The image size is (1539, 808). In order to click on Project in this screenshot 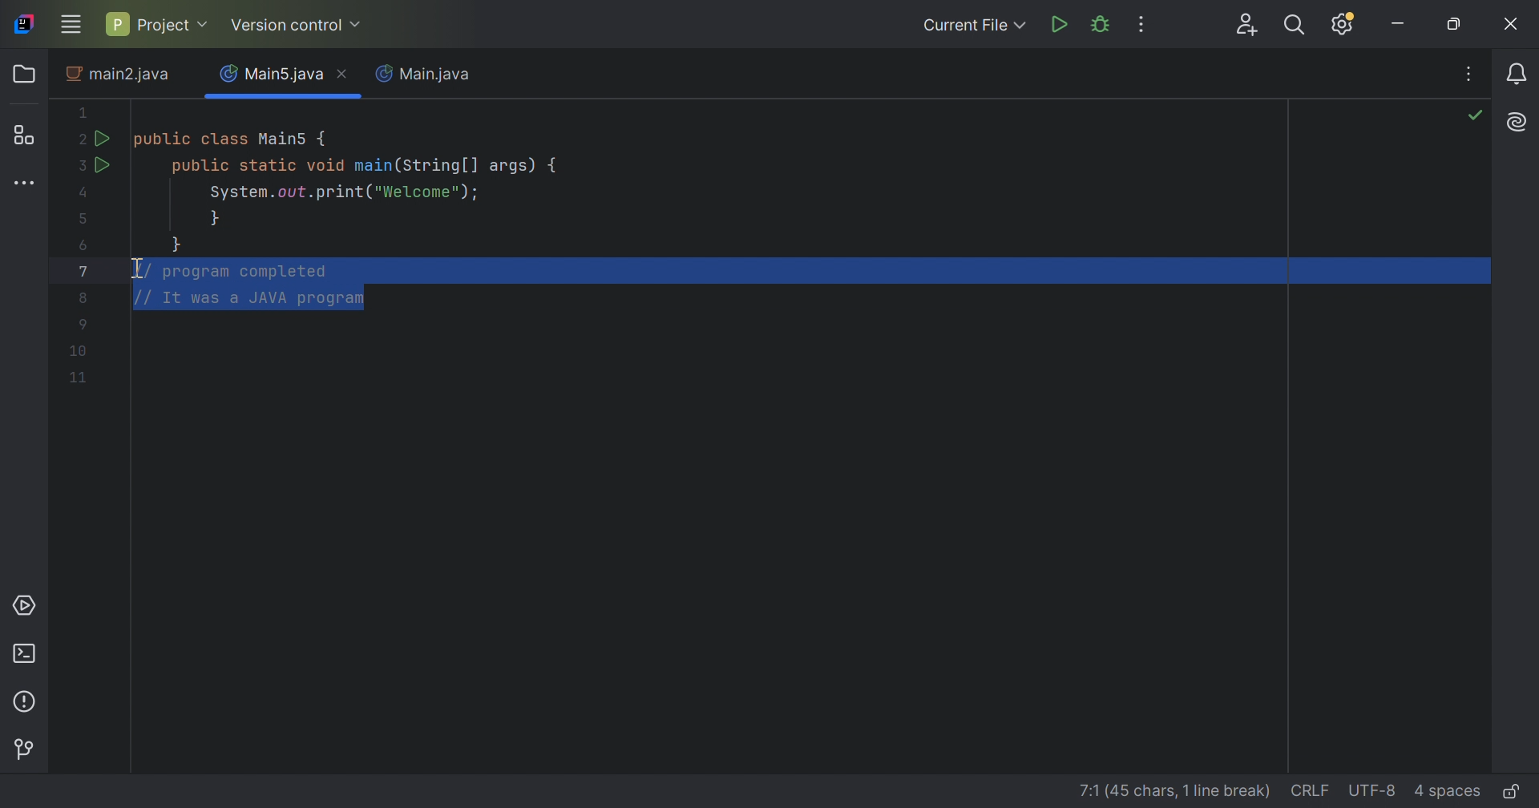, I will do `click(159, 22)`.